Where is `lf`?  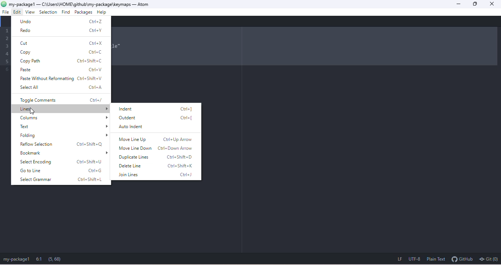 lf is located at coordinates (396, 259).